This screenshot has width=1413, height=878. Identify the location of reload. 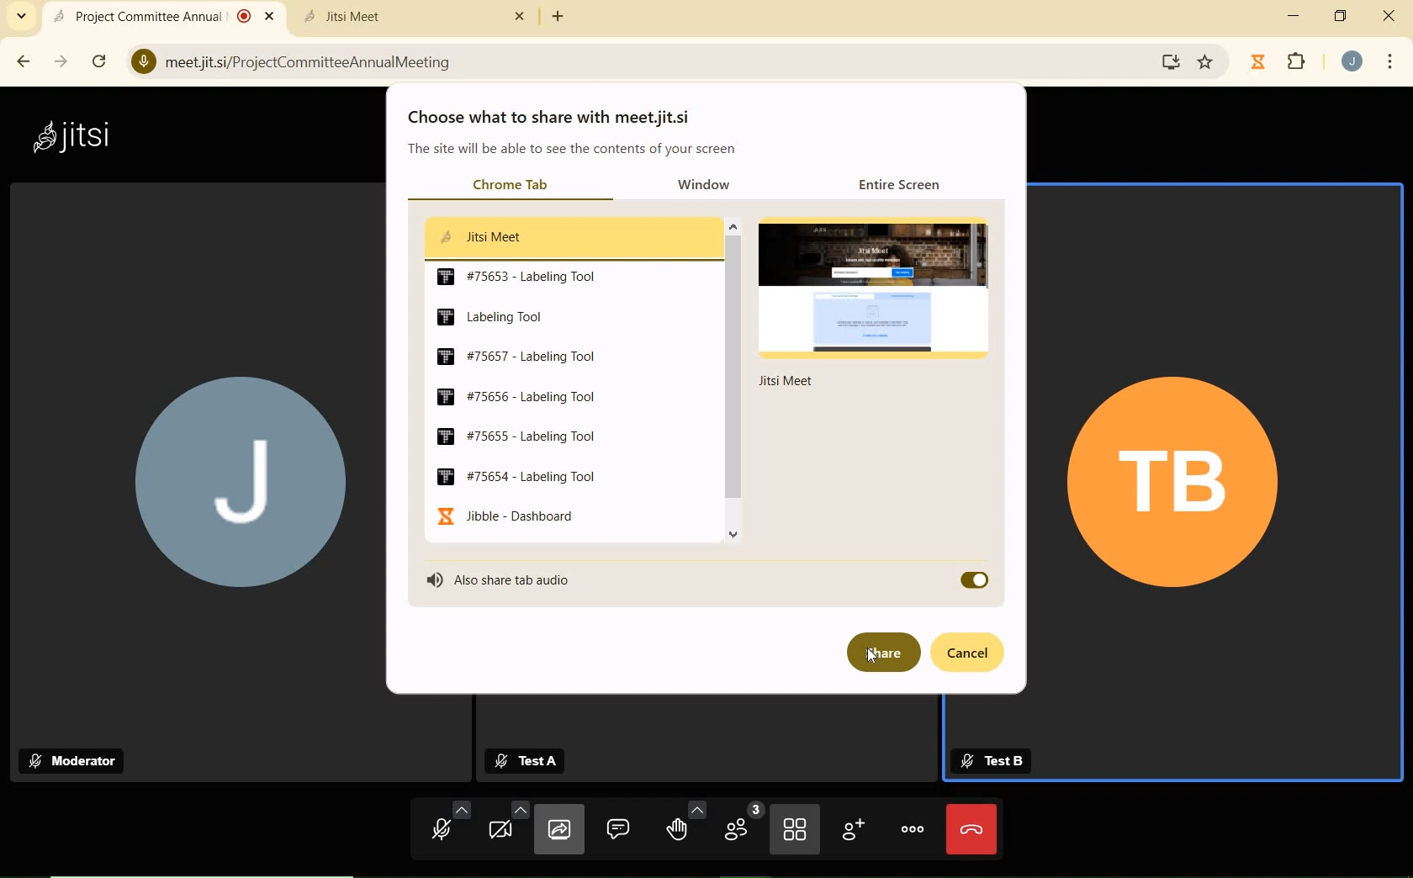
(99, 61).